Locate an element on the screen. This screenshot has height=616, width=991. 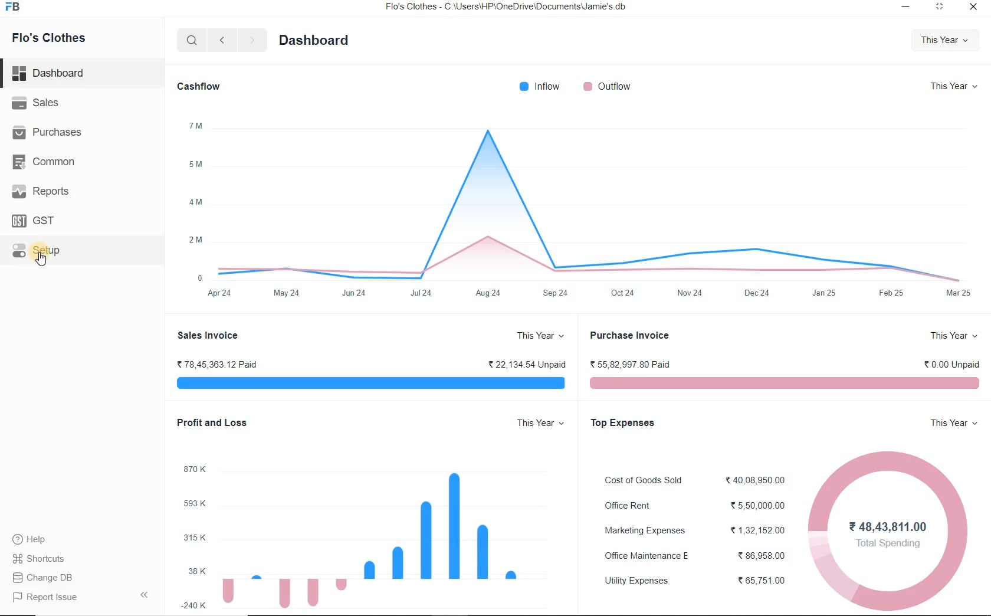
This Year  is located at coordinates (956, 336).